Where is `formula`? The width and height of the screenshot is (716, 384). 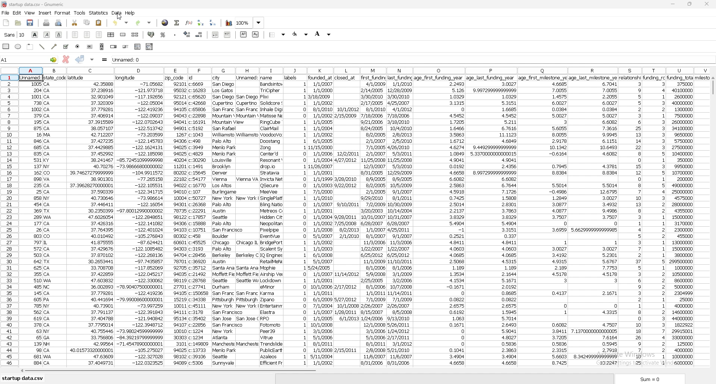
formula is located at coordinates (105, 60).